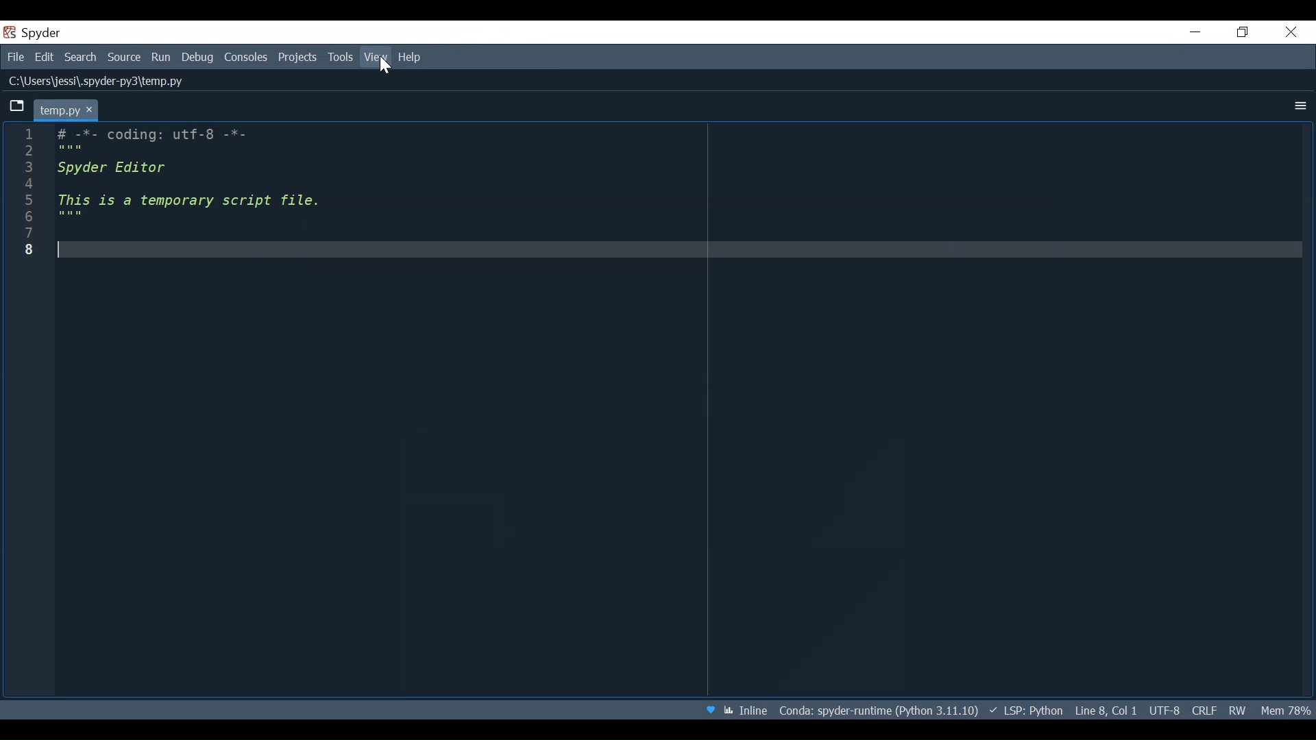  I want to click on Cursor, so click(386, 65).